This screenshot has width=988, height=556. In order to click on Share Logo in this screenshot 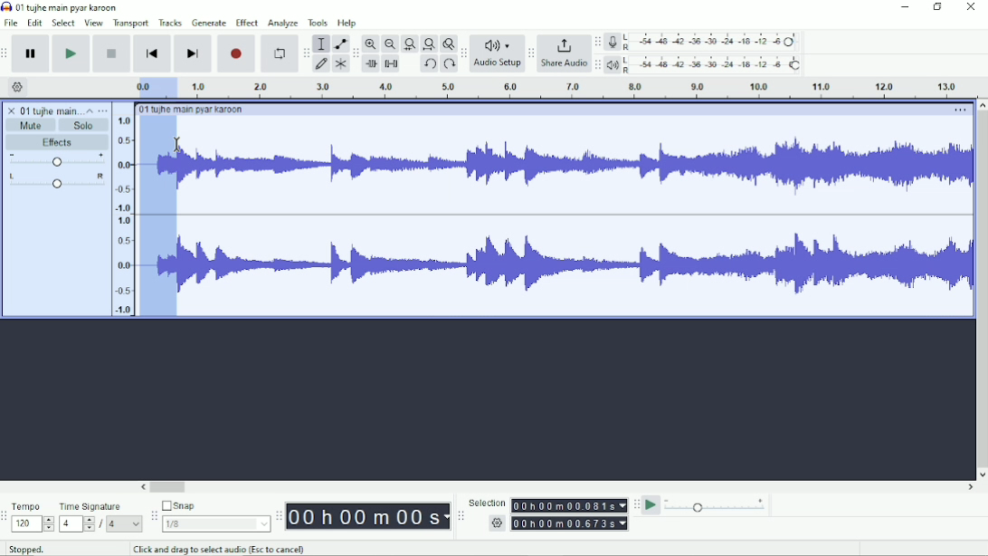, I will do `click(562, 44)`.